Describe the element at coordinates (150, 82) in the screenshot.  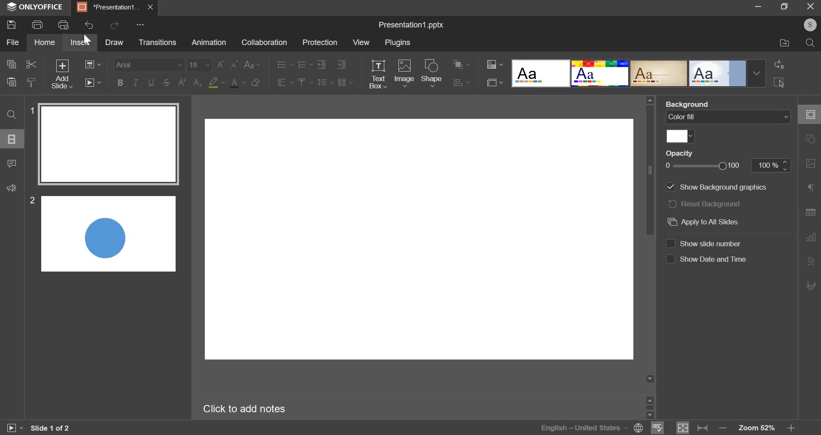
I see `underline` at that location.